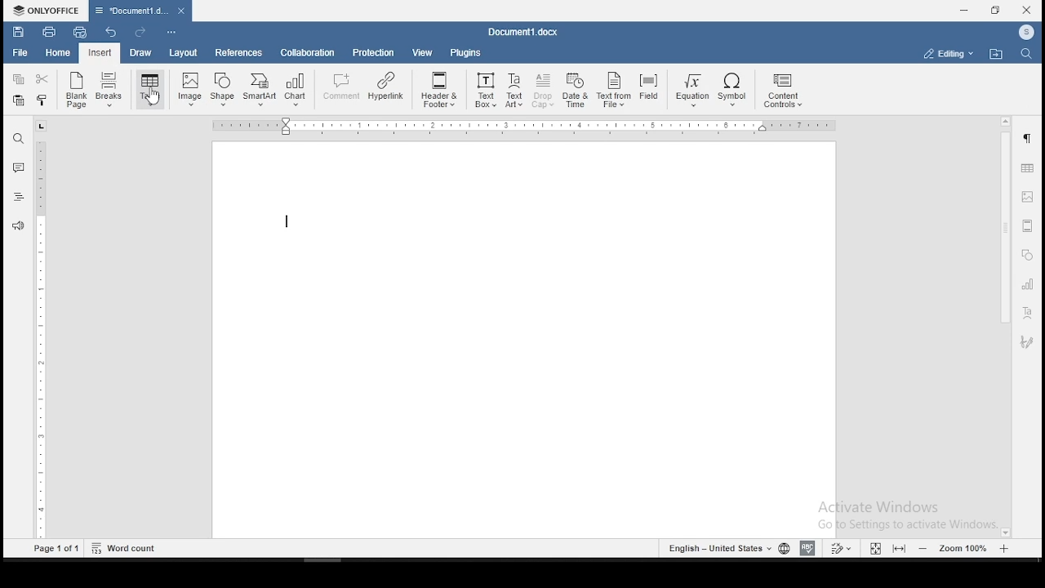  Describe the element at coordinates (22, 54) in the screenshot. I see `file` at that location.